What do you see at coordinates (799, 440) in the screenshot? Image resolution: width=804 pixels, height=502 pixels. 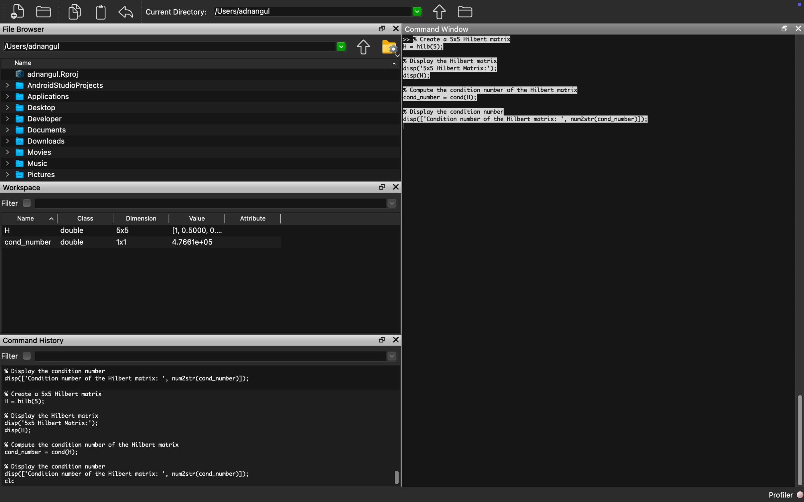 I see `Scroll` at bounding box center [799, 440].